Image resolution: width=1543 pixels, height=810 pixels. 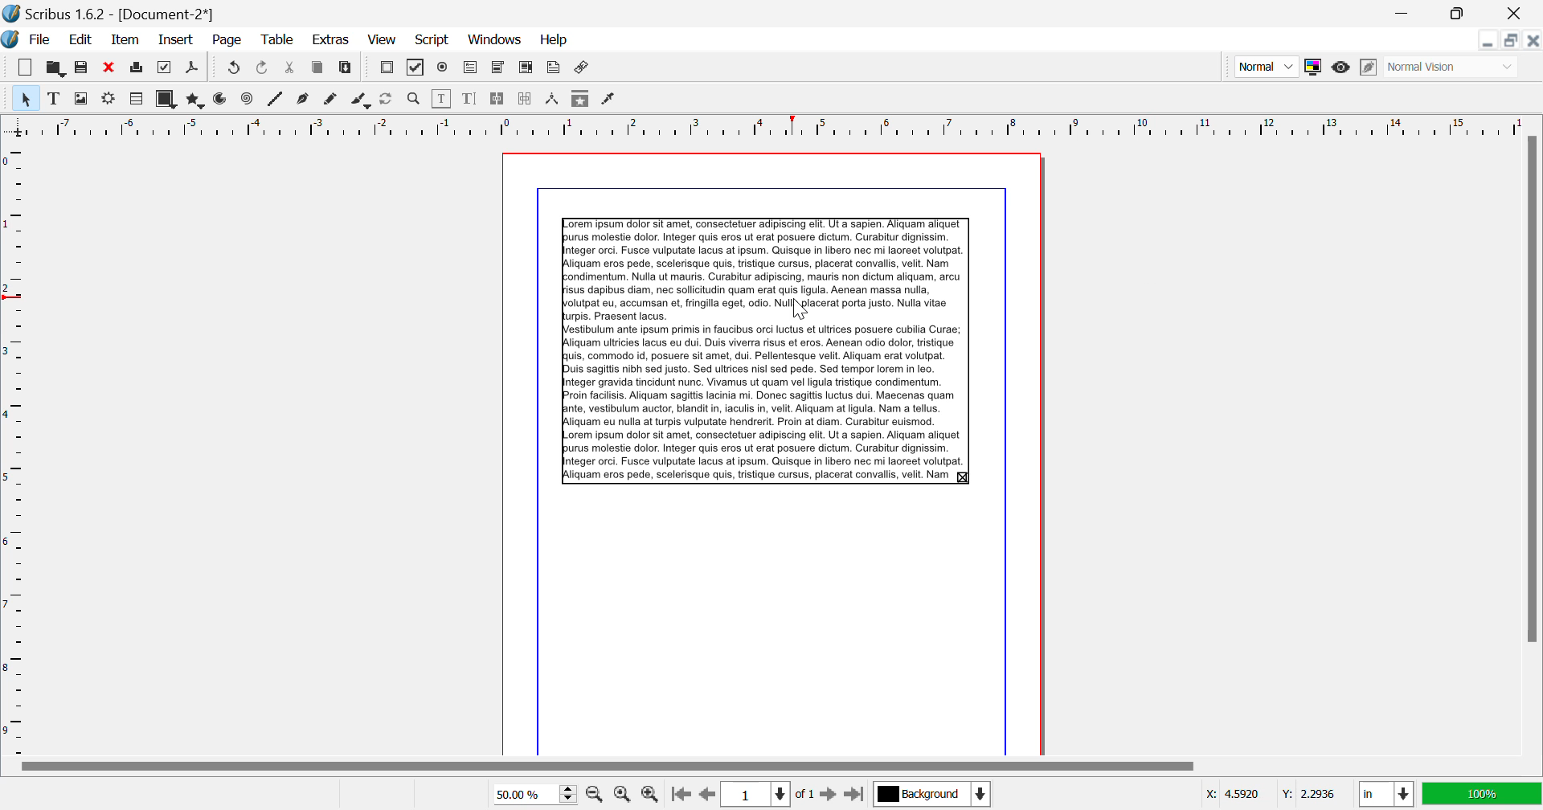 What do you see at coordinates (554, 100) in the screenshot?
I see `Measurements` at bounding box center [554, 100].